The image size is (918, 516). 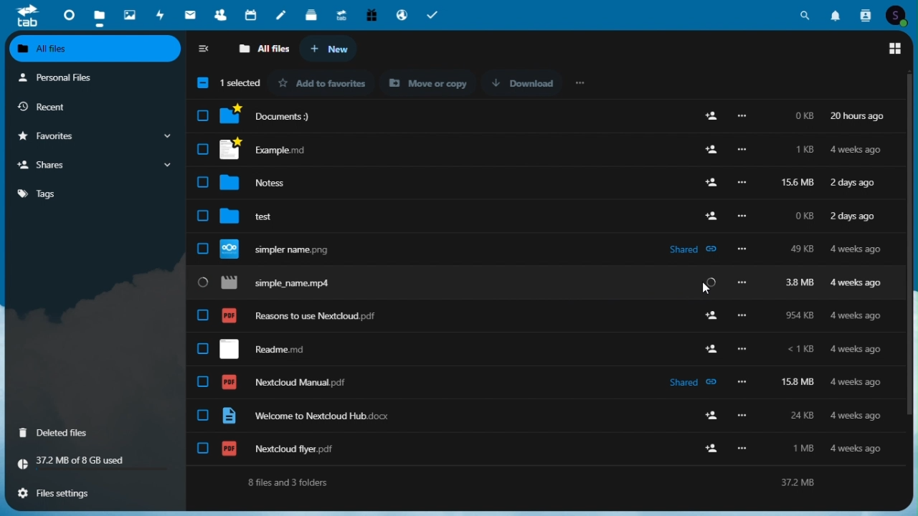 What do you see at coordinates (63, 432) in the screenshot?
I see `Deleted files` at bounding box center [63, 432].